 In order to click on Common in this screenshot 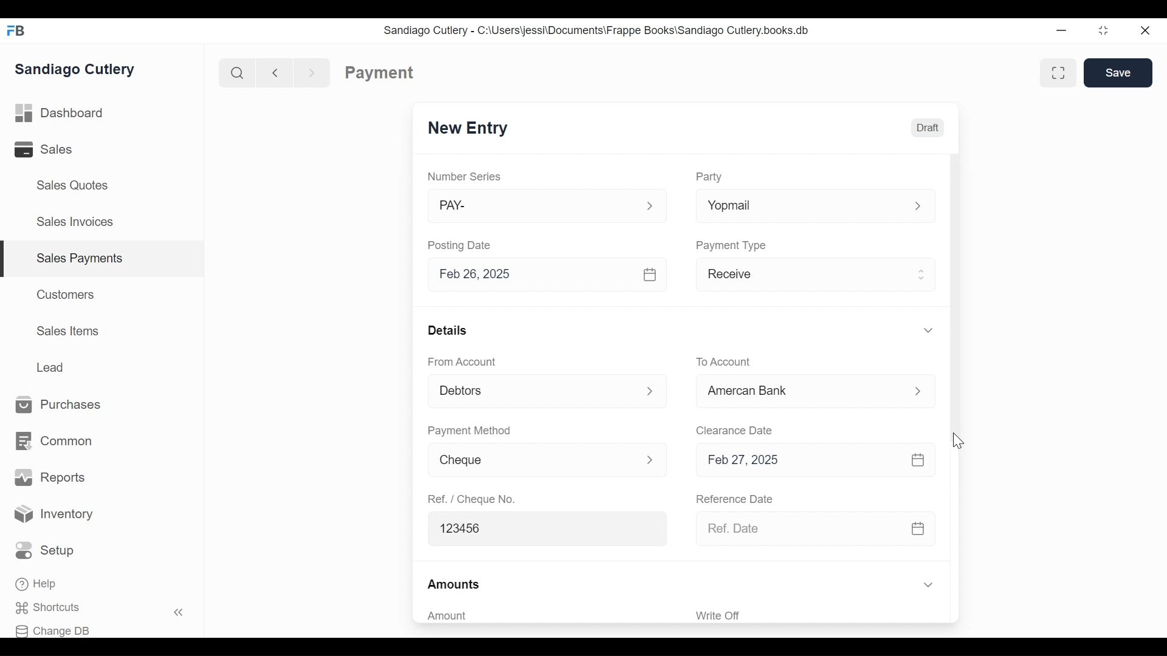, I will do `click(53, 442)`.